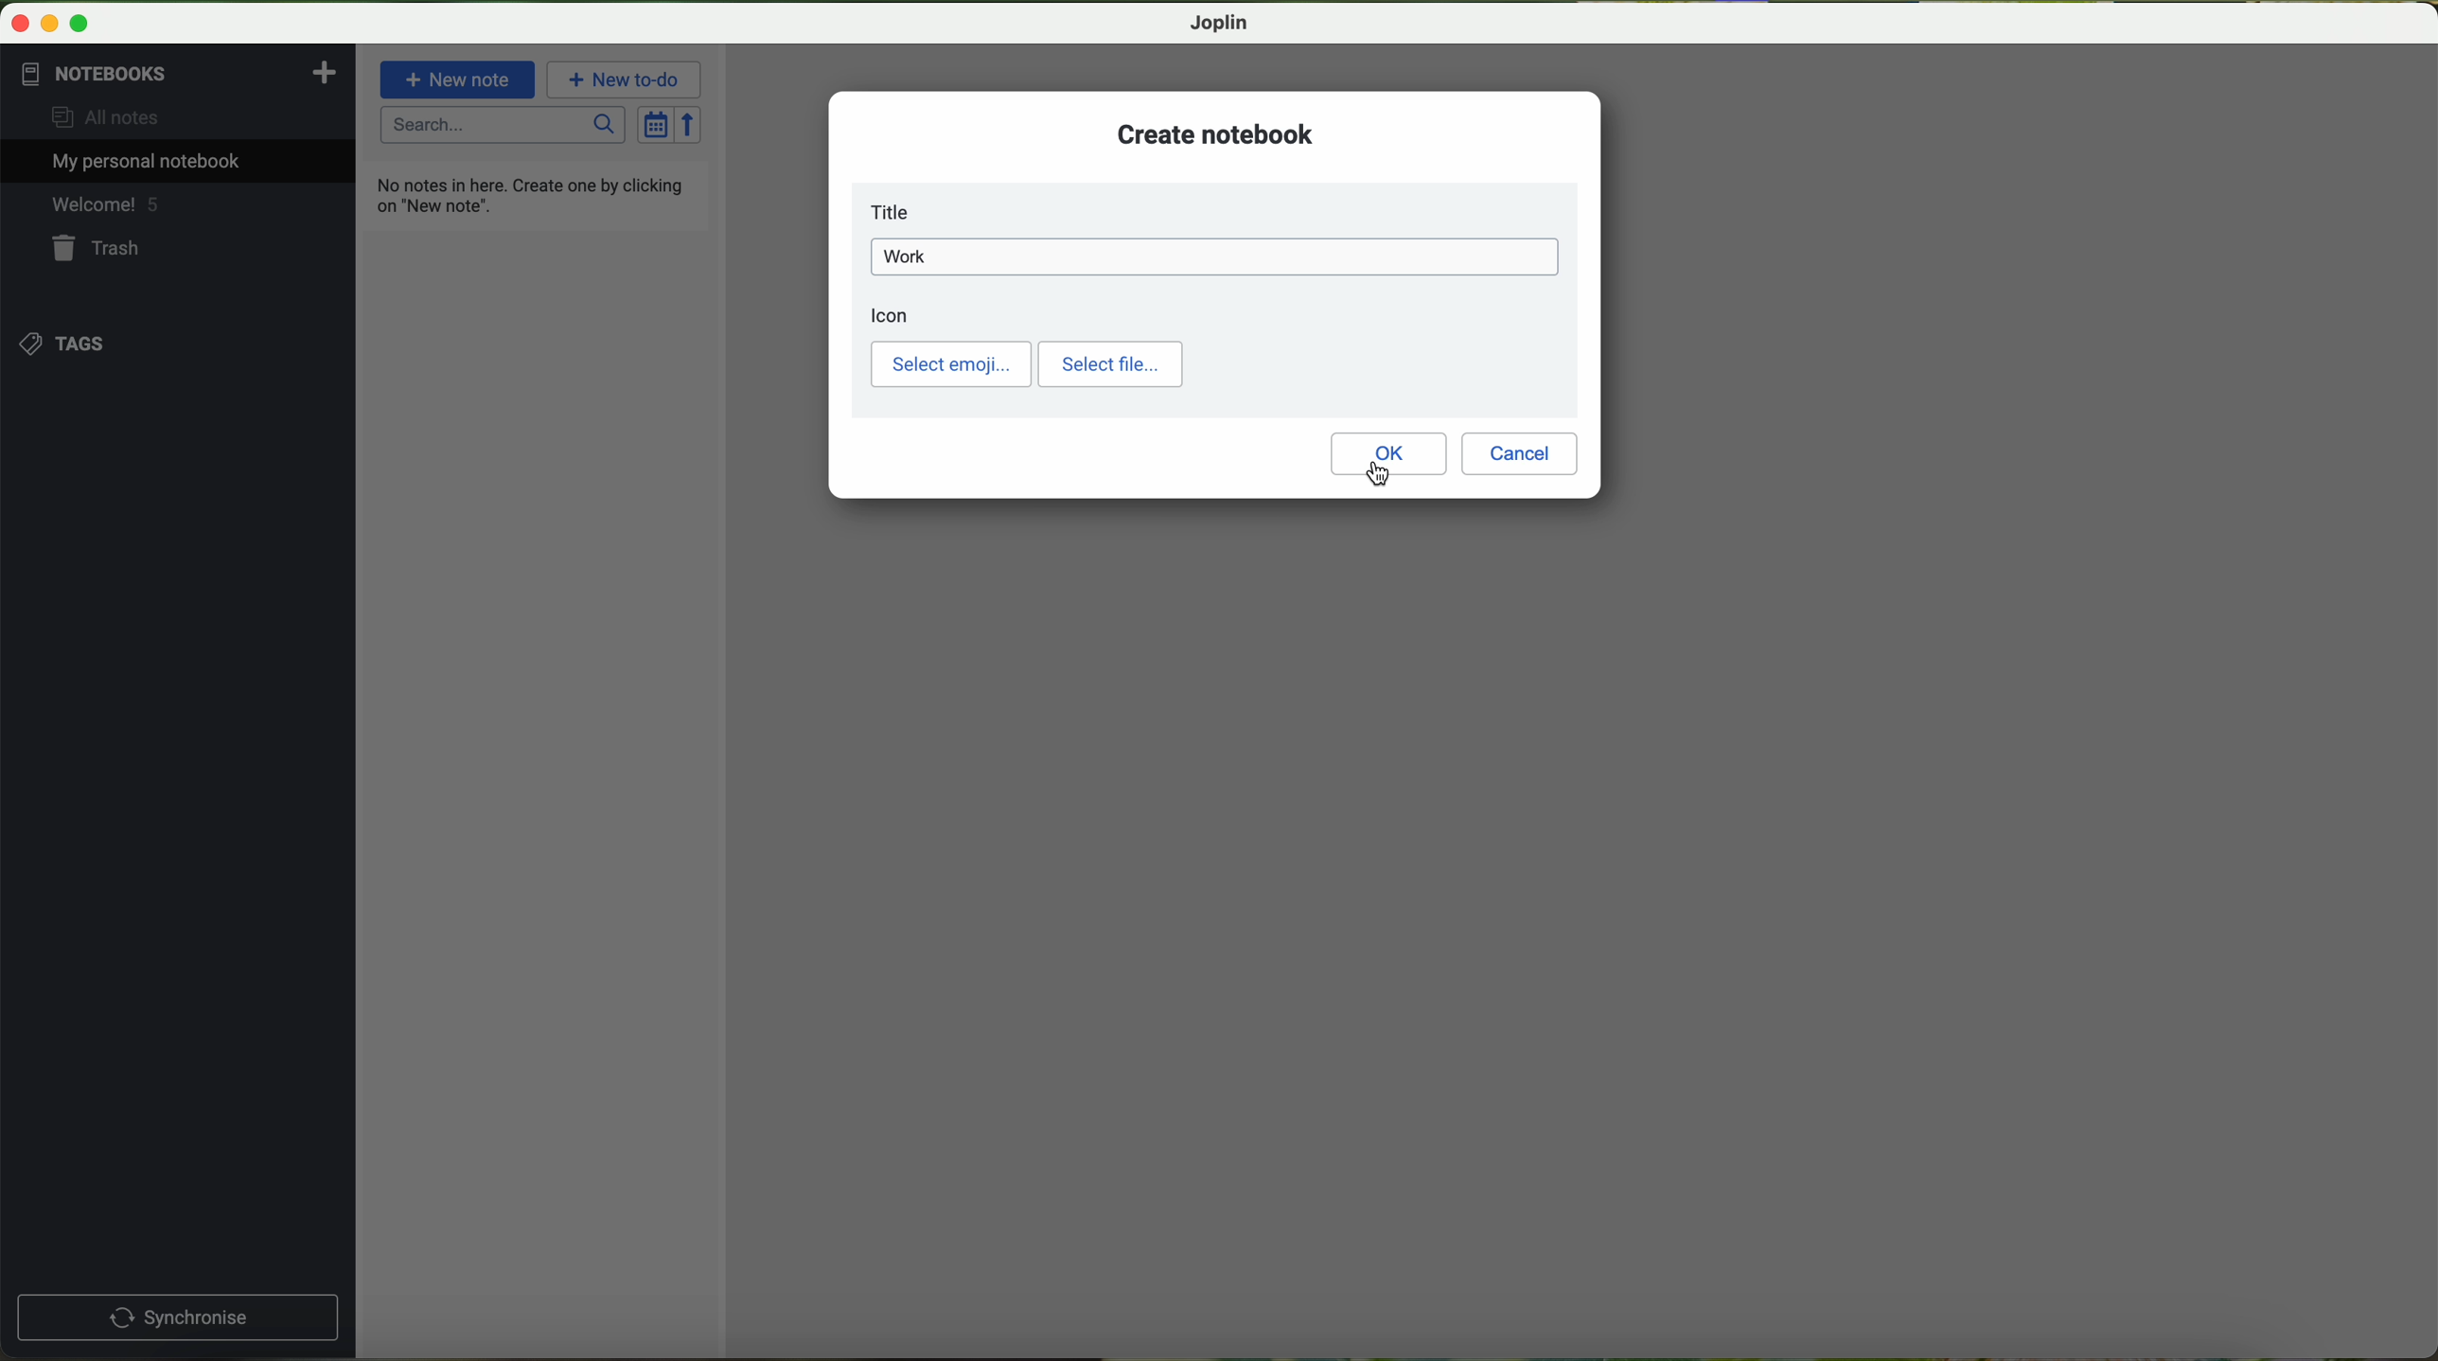 Image resolution: width=2438 pixels, height=1361 pixels. Describe the element at coordinates (695, 127) in the screenshot. I see `` at that location.